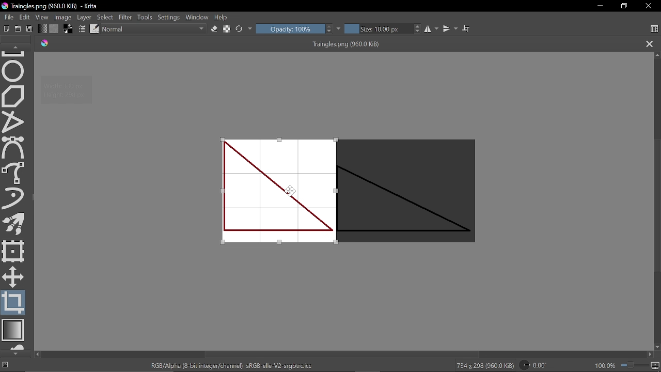 This screenshot has height=372, width=661. I want to click on Move right, so click(652, 355).